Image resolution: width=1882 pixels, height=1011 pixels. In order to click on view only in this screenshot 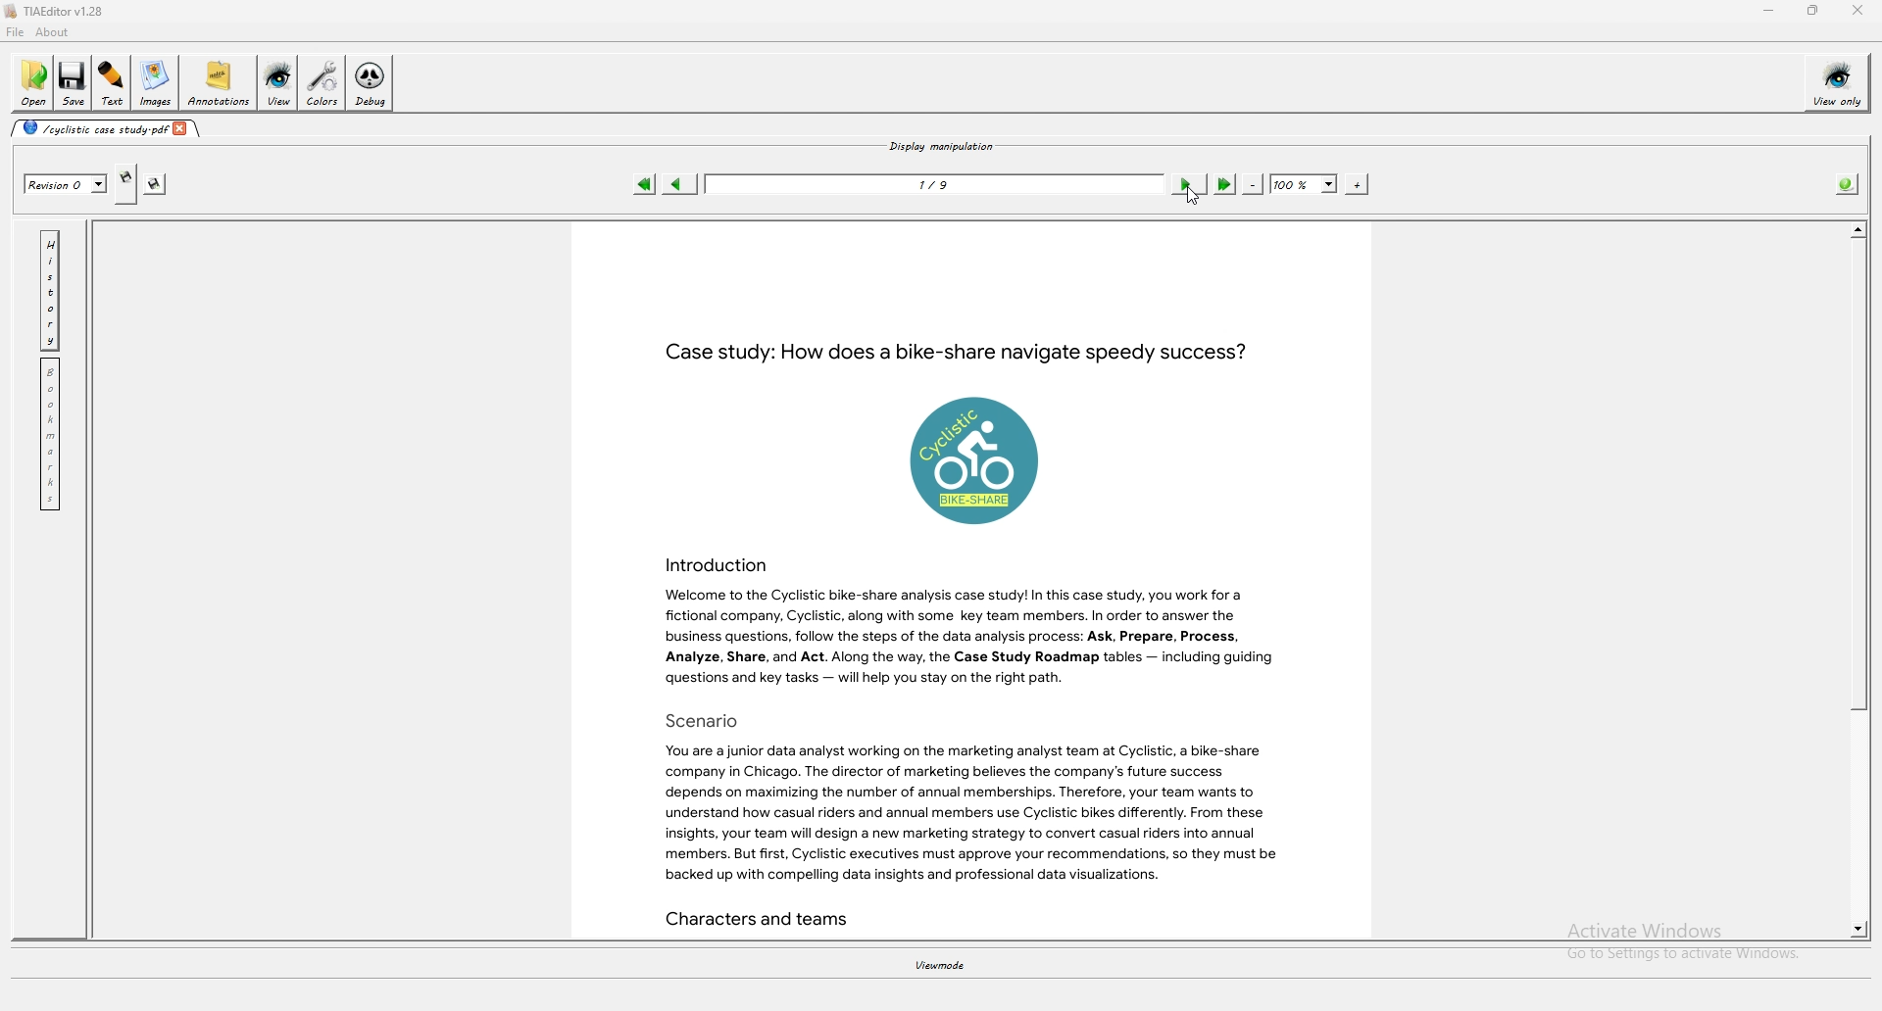, I will do `click(1837, 82)`.